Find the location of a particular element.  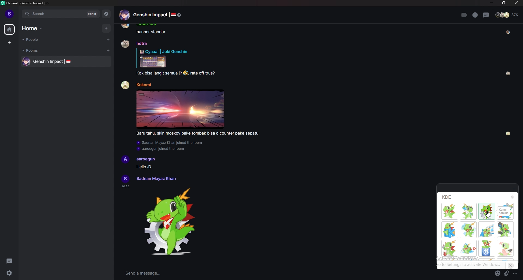

aaroegun is located at coordinates (146, 160).